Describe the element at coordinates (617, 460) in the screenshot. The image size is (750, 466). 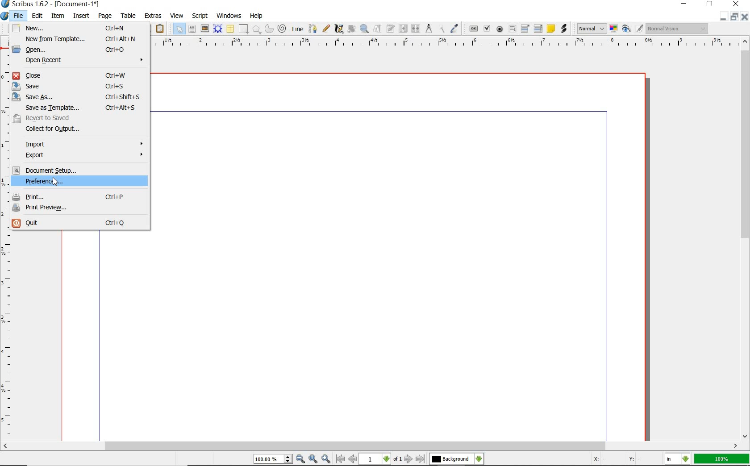
I see `coordinates` at that location.